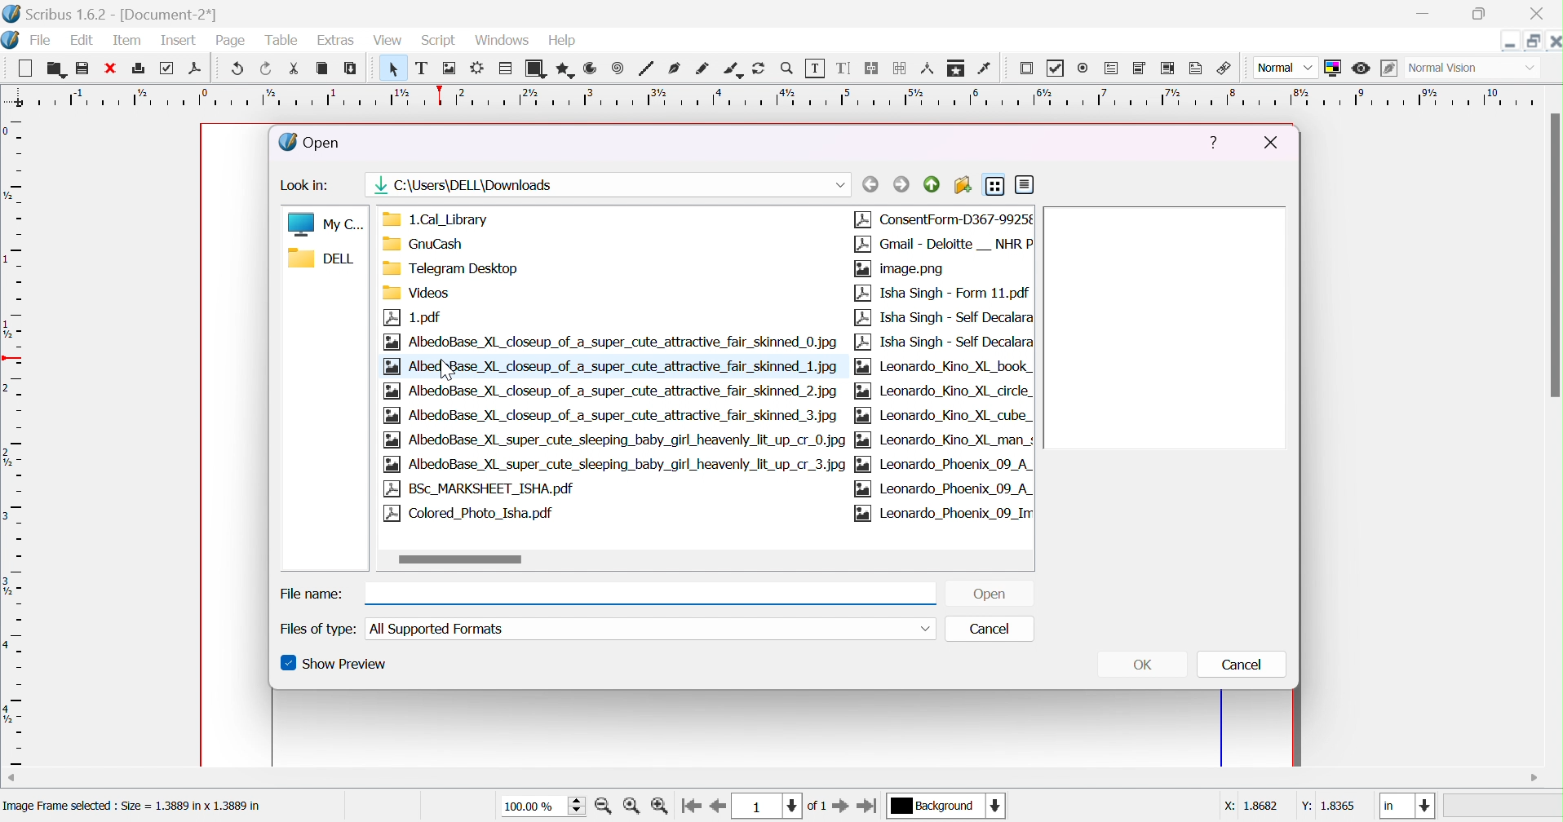  Describe the element at coordinates (1224, 66) in the screenshot. I see `link annotation` at that location.